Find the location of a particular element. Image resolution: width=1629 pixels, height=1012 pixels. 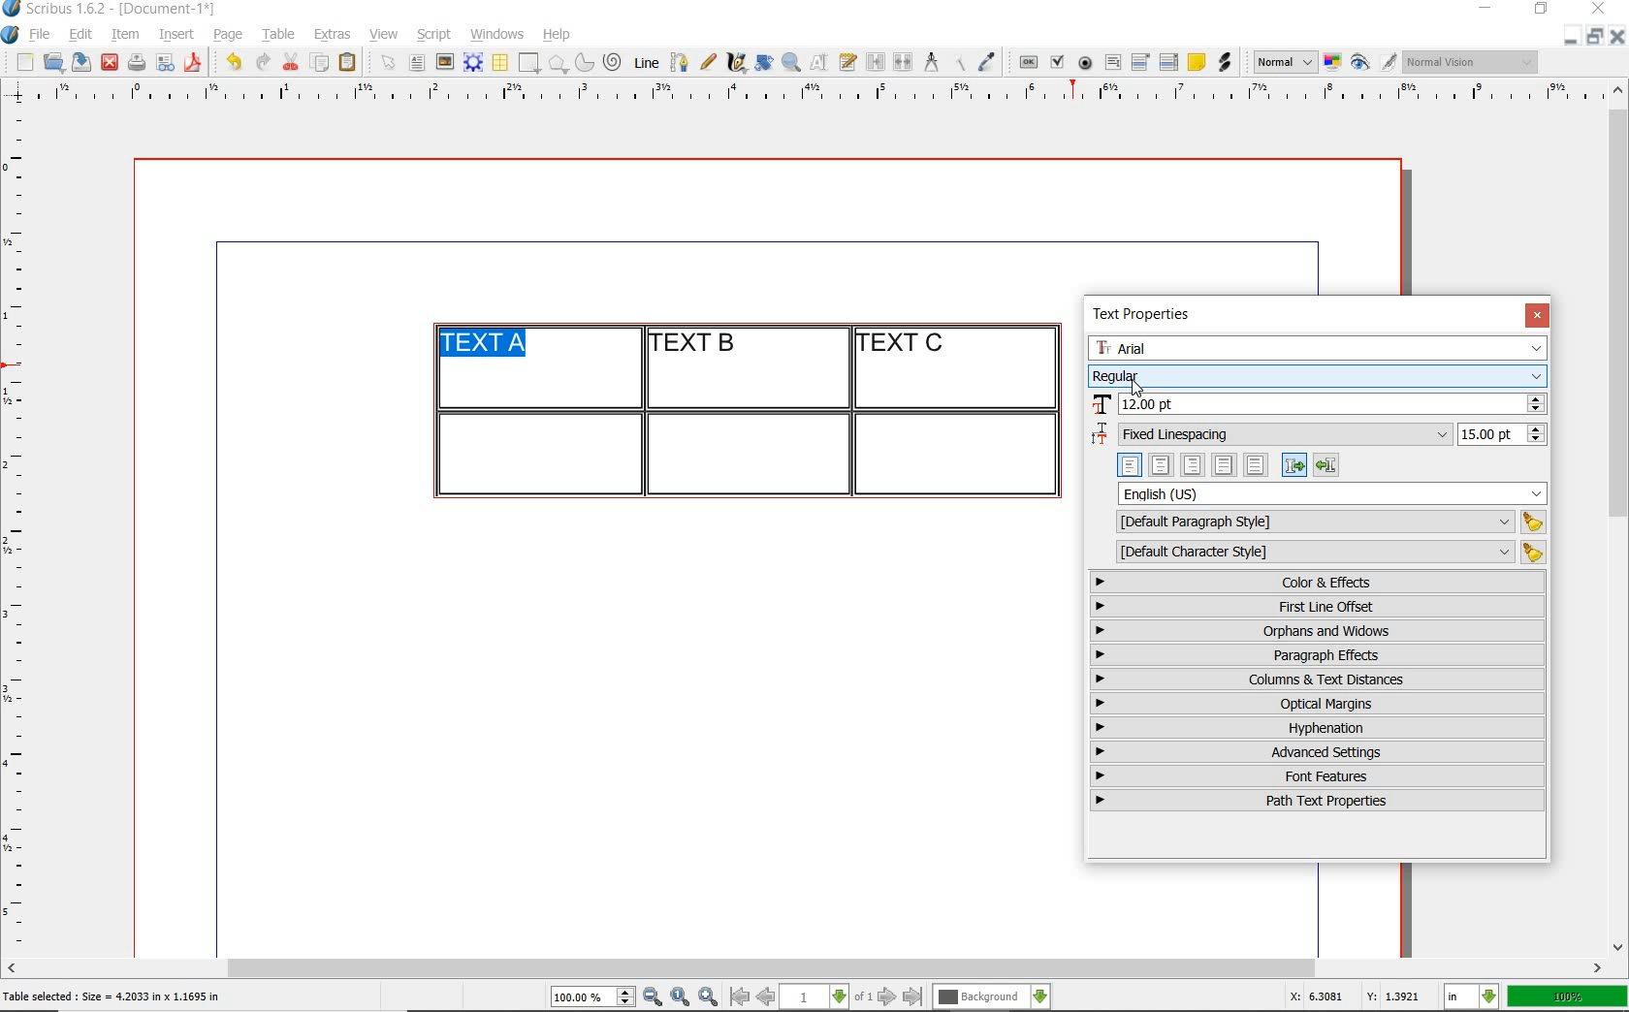

calligraphic line is located at coordinates (738, 62).